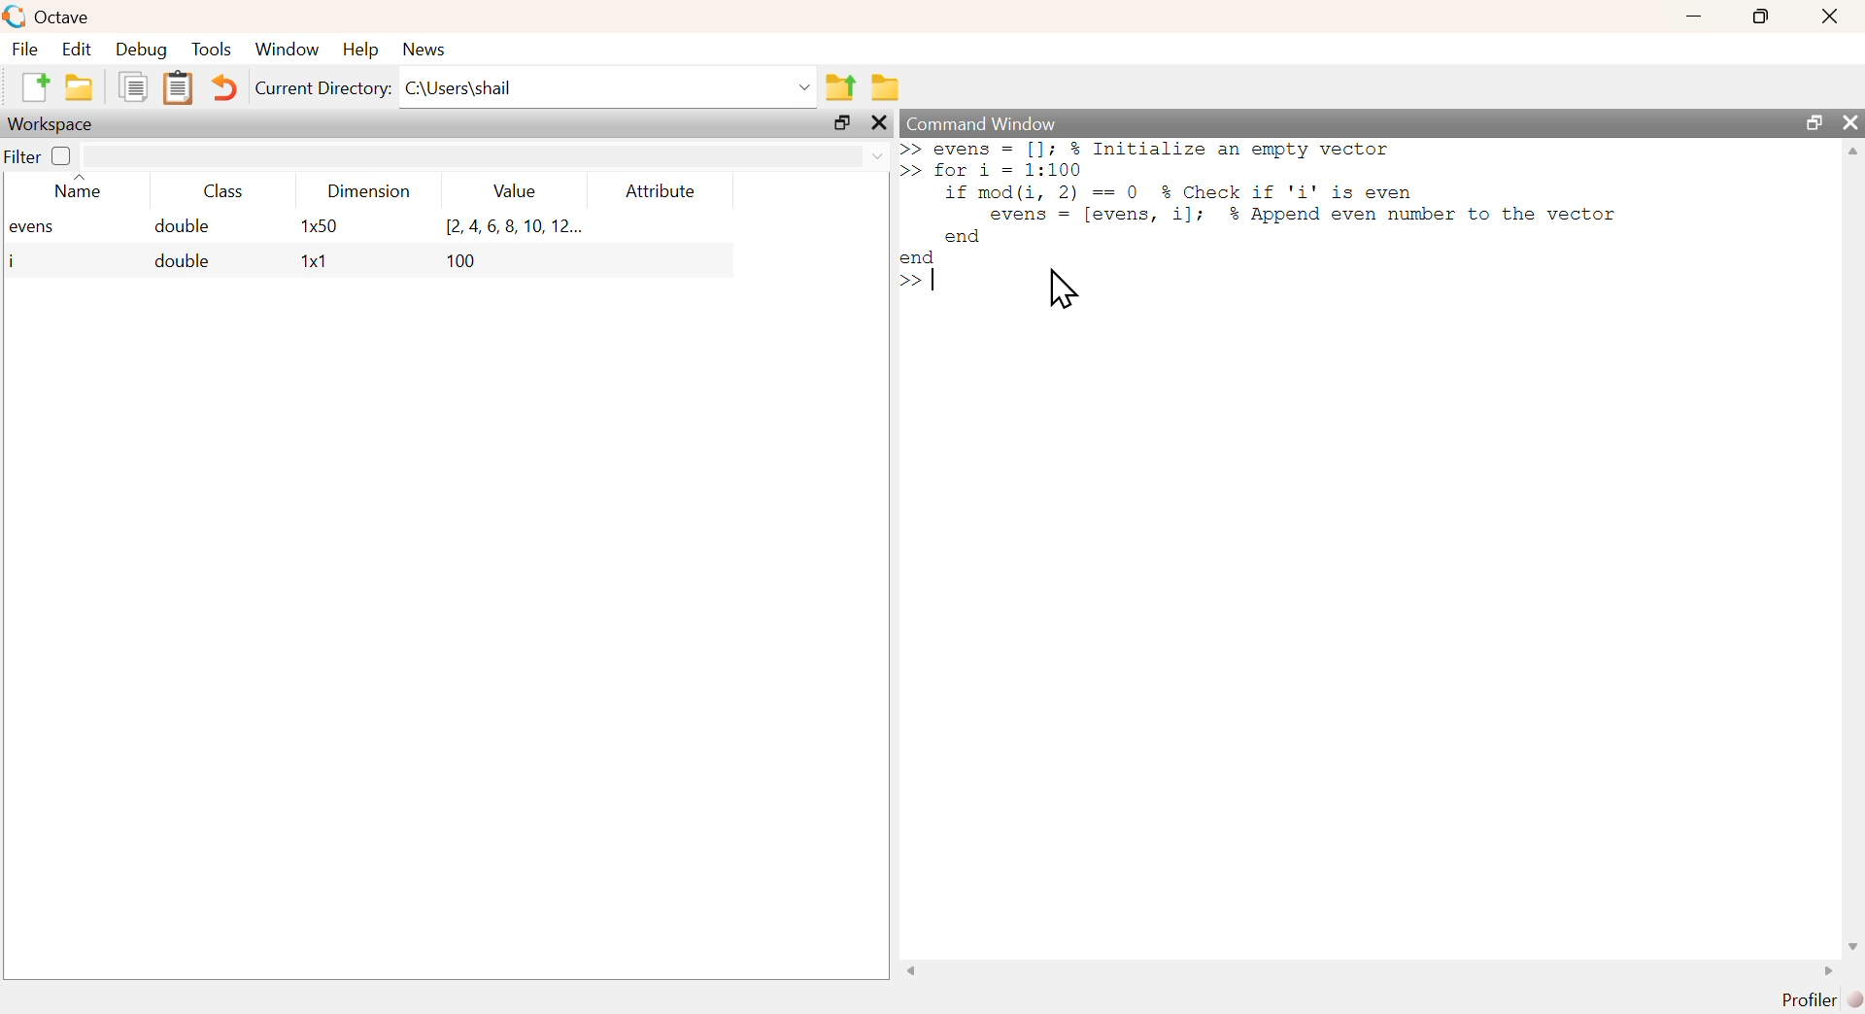 The image size is (1865, 1014). What do you see at coordinates (989, 122) in the screenshot?
I see `command window` at bounding box center [989, 122].